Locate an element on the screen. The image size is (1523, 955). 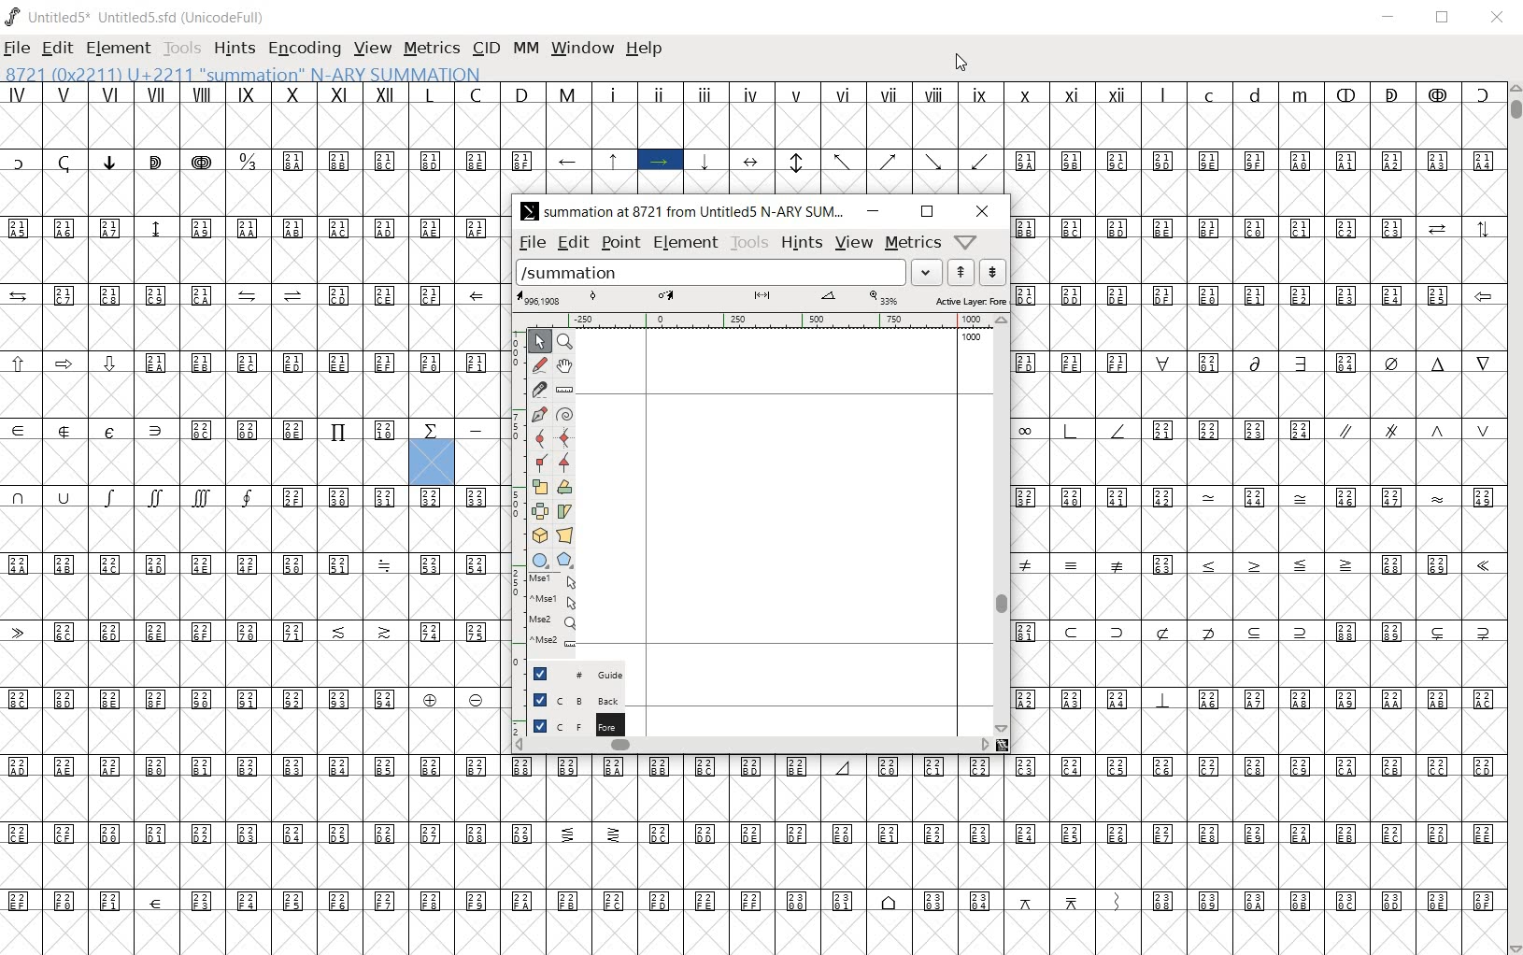
tools is located at coordinates (749, 242).